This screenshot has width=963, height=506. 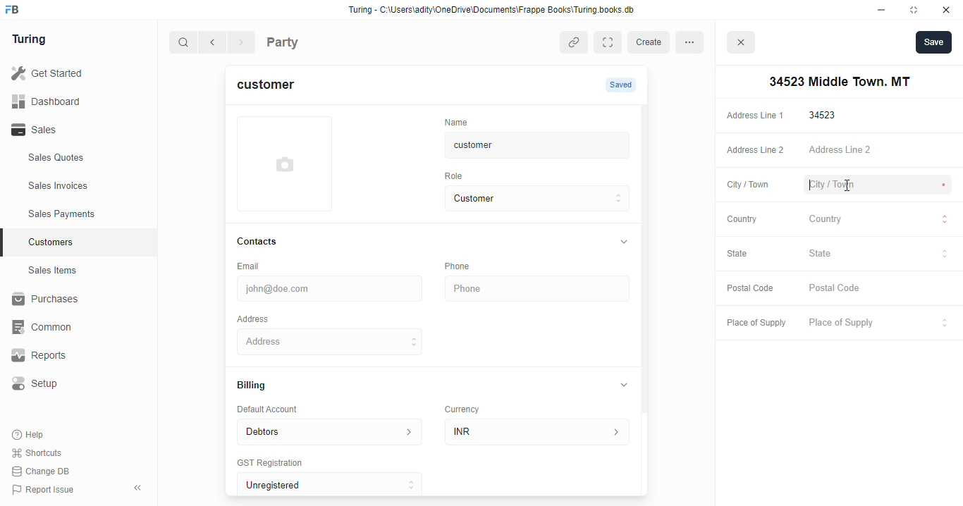 I want to click on Email, so click(x=251, y=265).